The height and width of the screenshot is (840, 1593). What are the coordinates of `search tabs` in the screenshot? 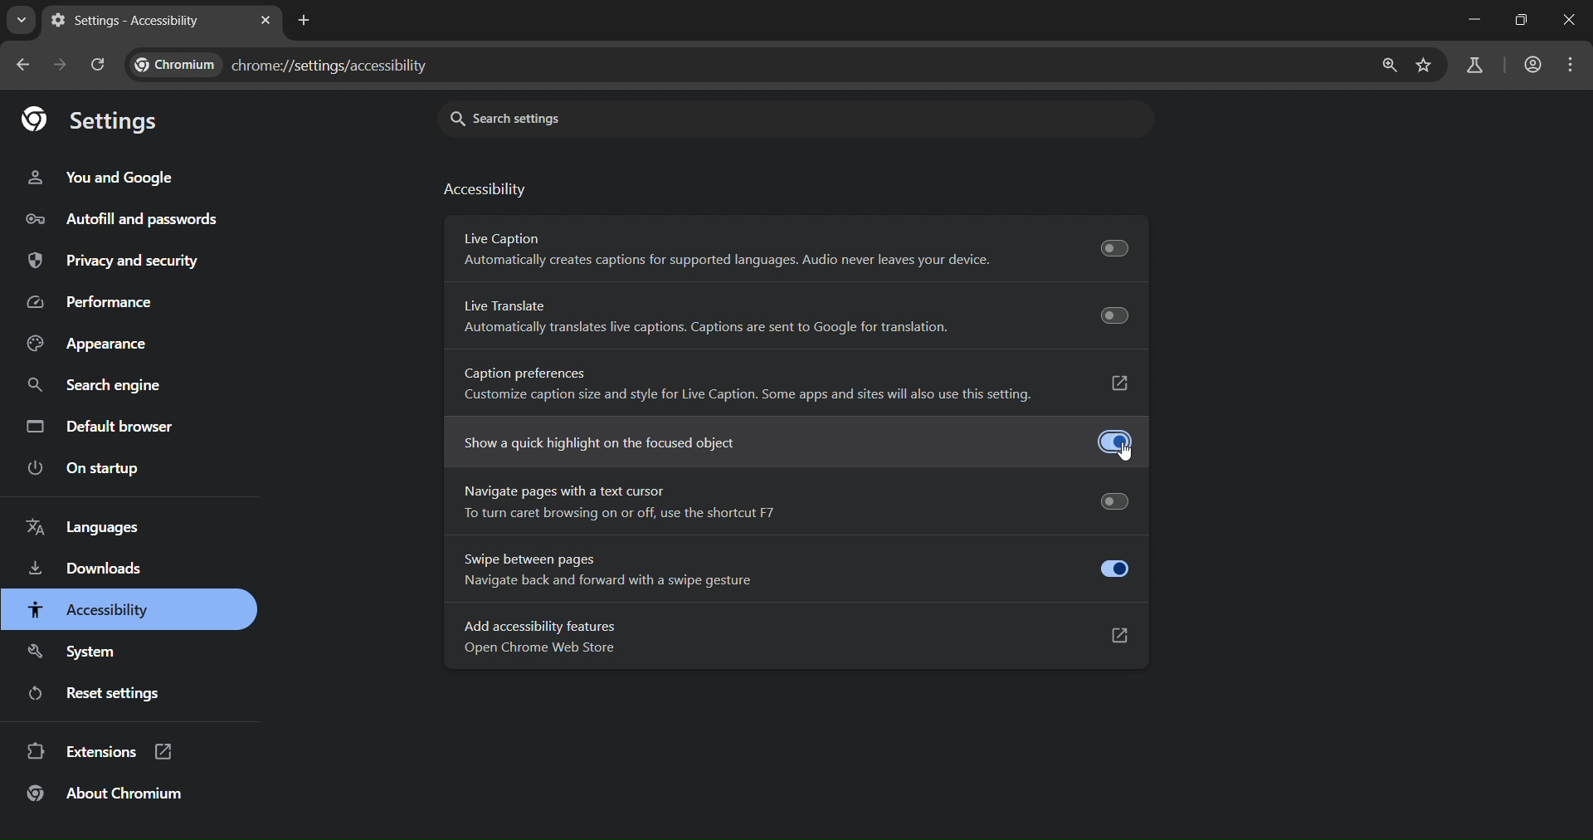 It's located at (22, 19).